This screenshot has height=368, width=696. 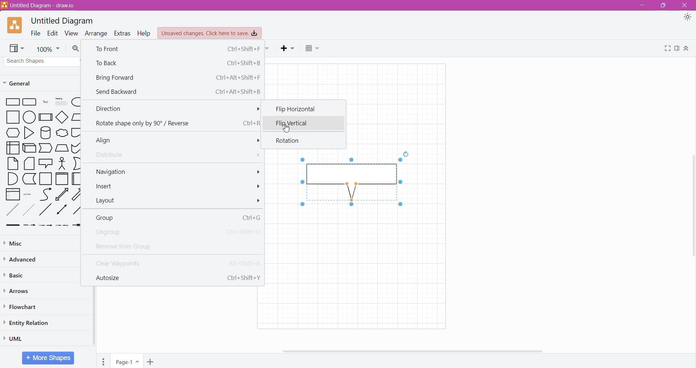 I want to click on Zoom, so click(x=48, y=48).